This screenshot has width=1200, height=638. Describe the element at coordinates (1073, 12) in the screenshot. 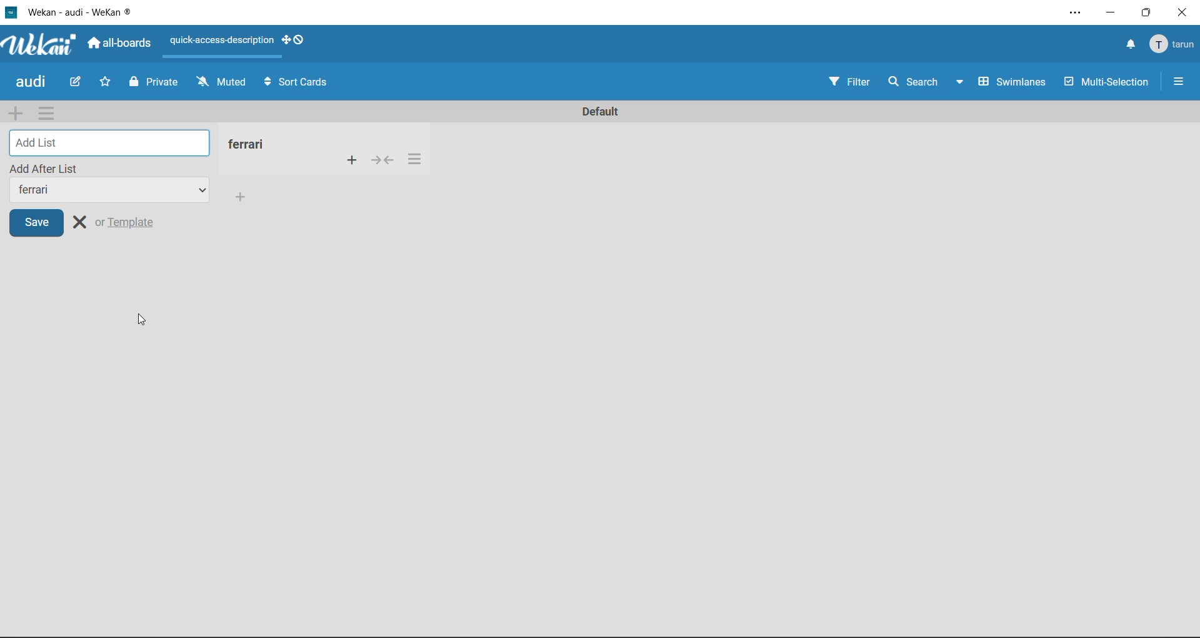

I see `settings` at that location.